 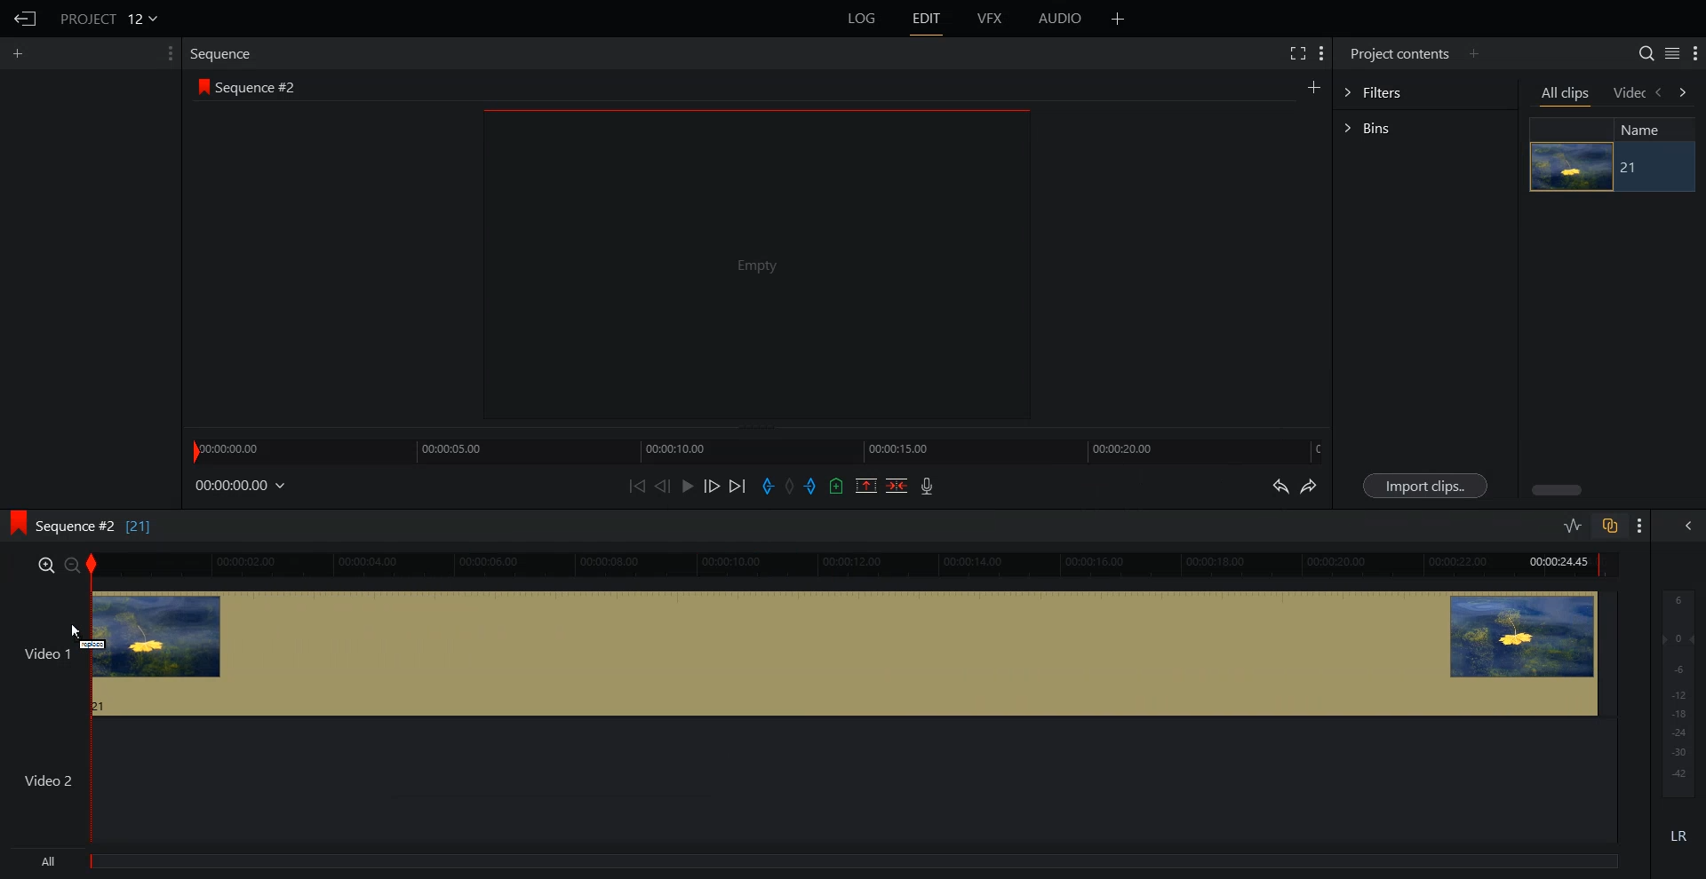 I want to click on Add Panel, so click(x=1119, y=19).